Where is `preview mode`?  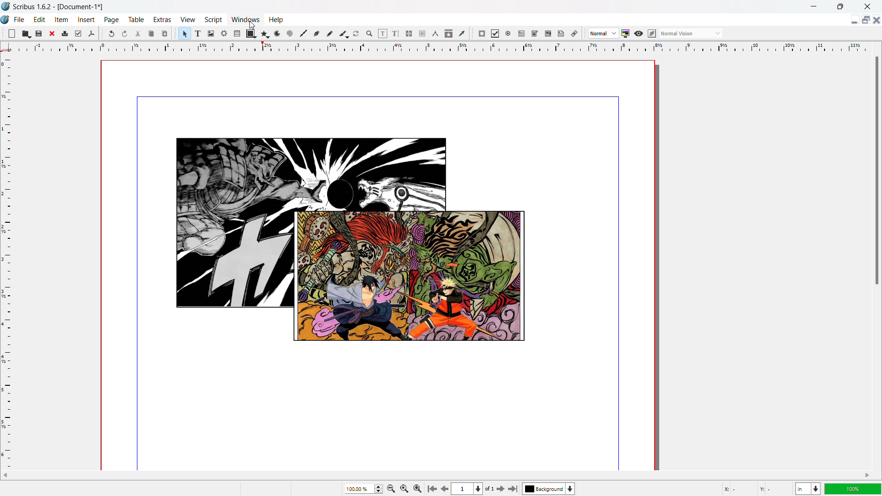
preview mode is located at coordinates (639, 33).